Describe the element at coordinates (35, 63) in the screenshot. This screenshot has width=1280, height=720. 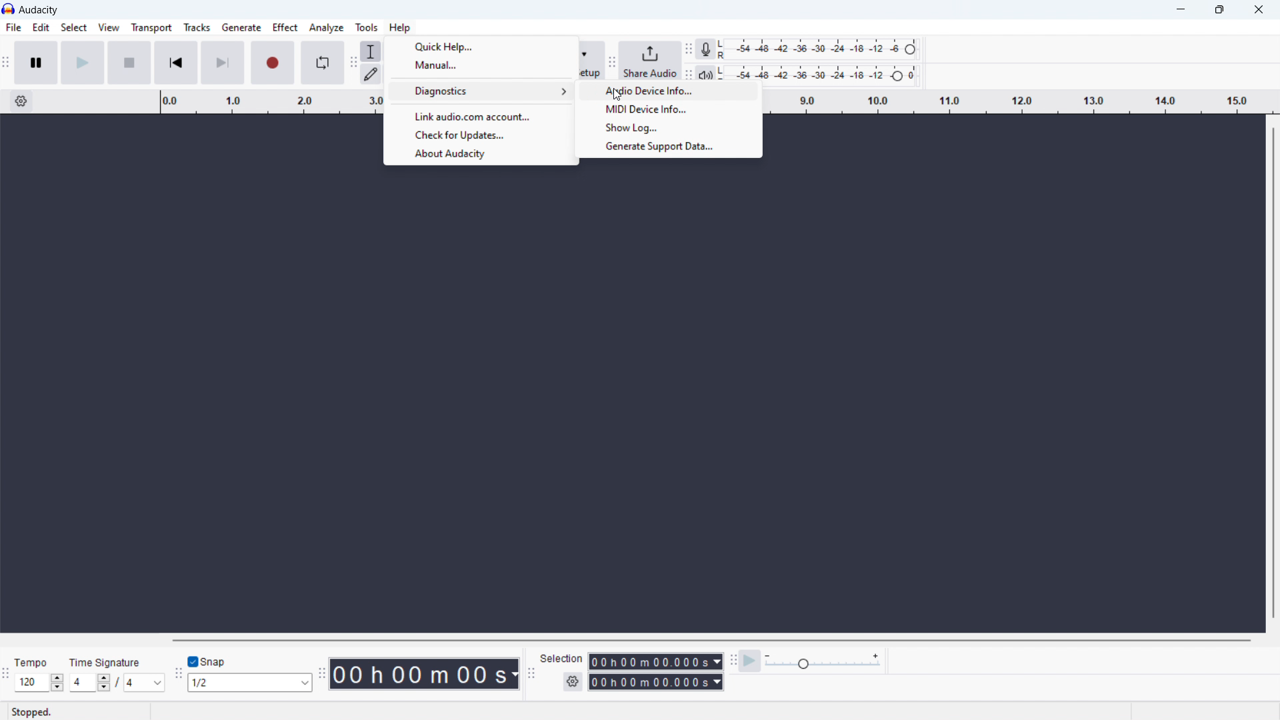
I see `pause` at that location.